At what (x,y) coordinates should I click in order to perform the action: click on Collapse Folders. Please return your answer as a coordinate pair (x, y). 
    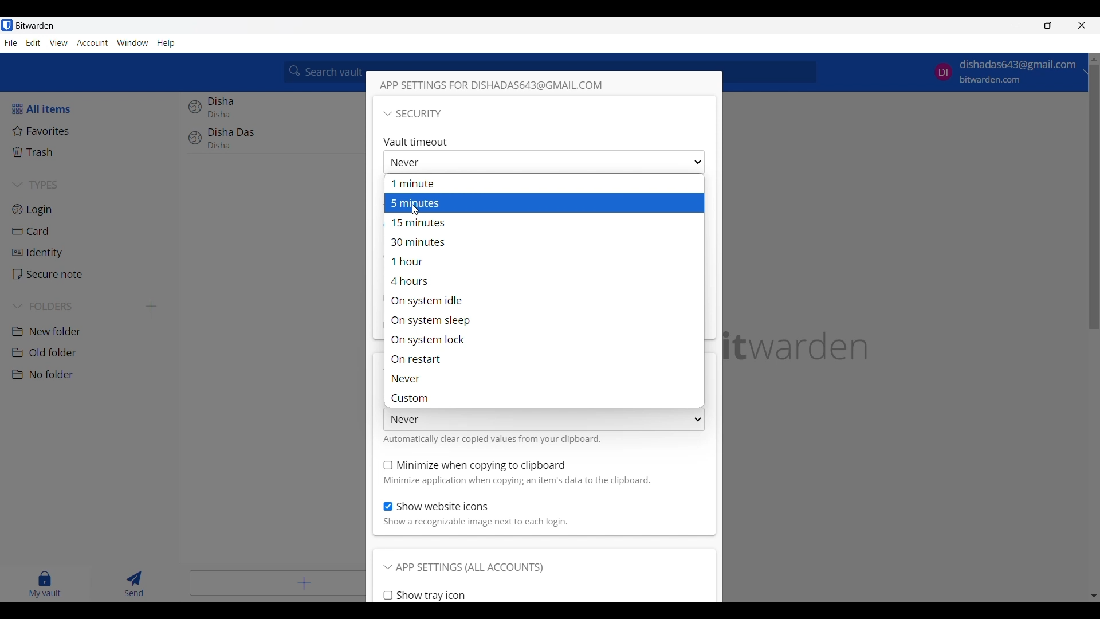
    Looking at the image, I should click on (76, 307).